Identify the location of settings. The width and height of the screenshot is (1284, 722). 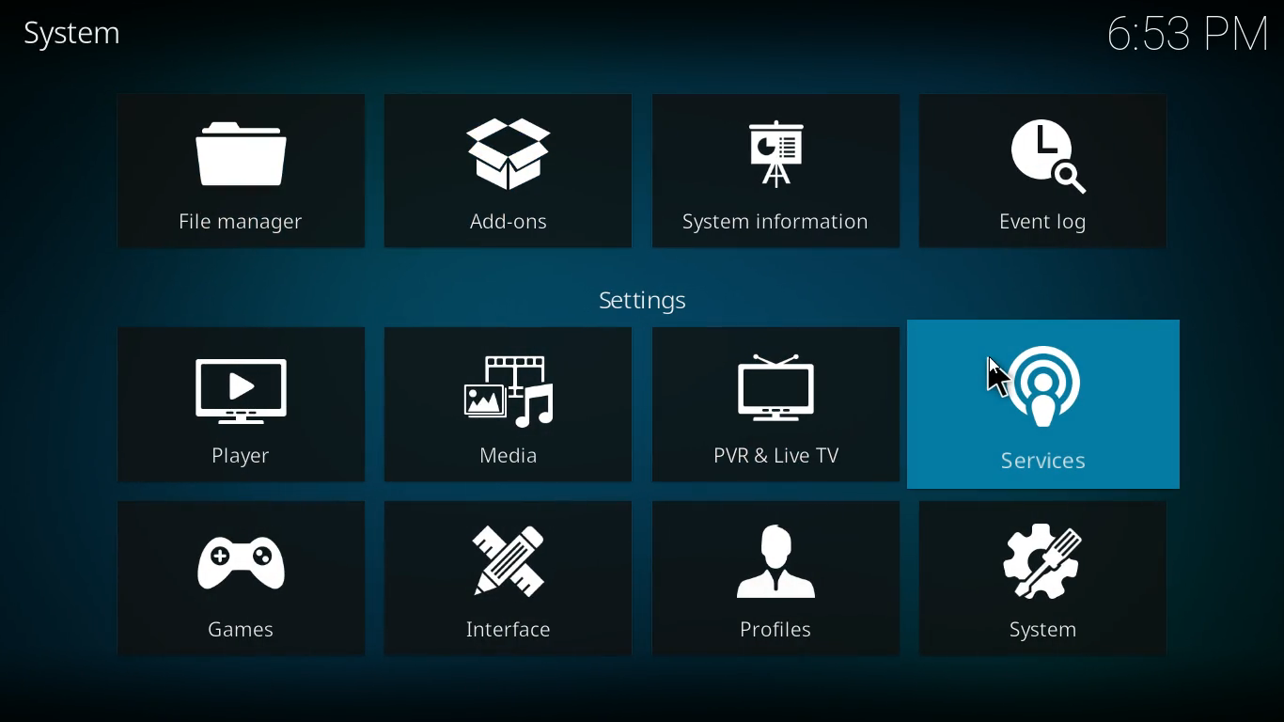
(650, 301).